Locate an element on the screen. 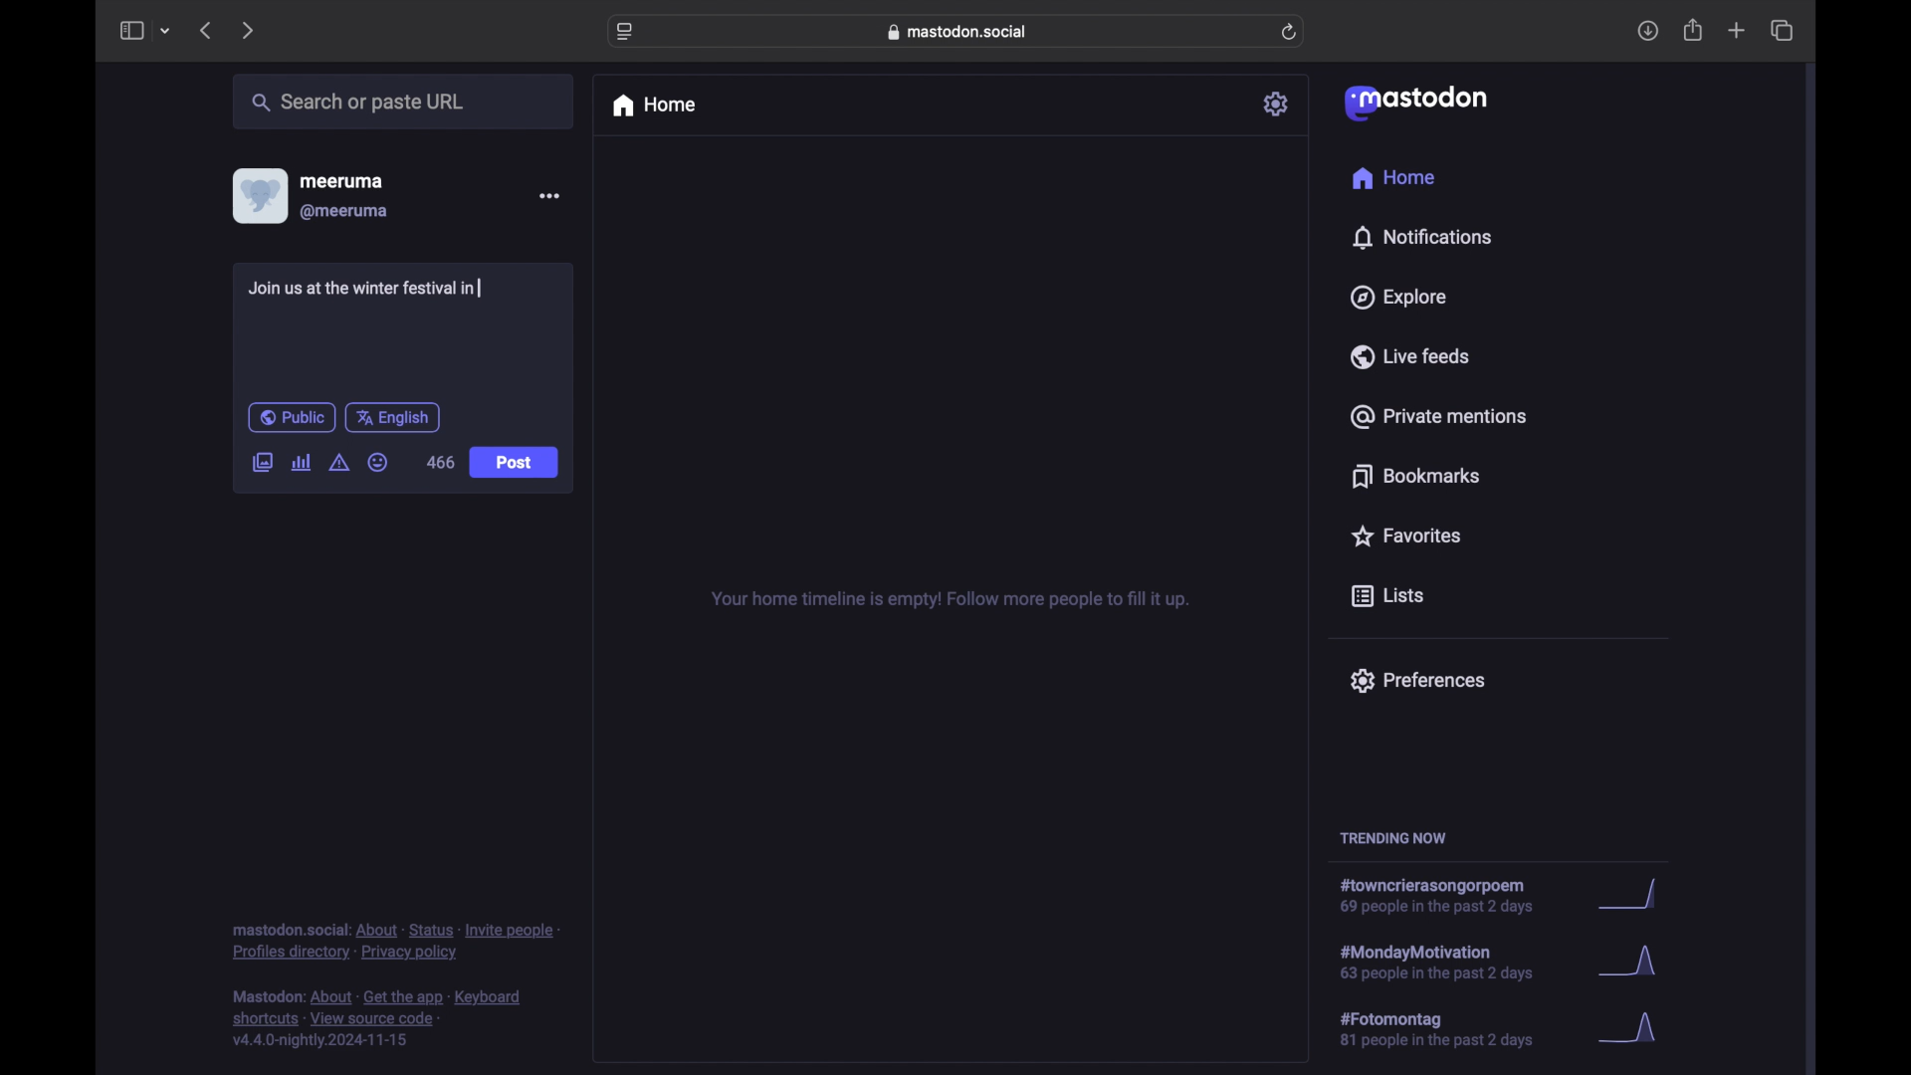 The image size is (1911, 1075). emoji is located at coordinates (378, 463).